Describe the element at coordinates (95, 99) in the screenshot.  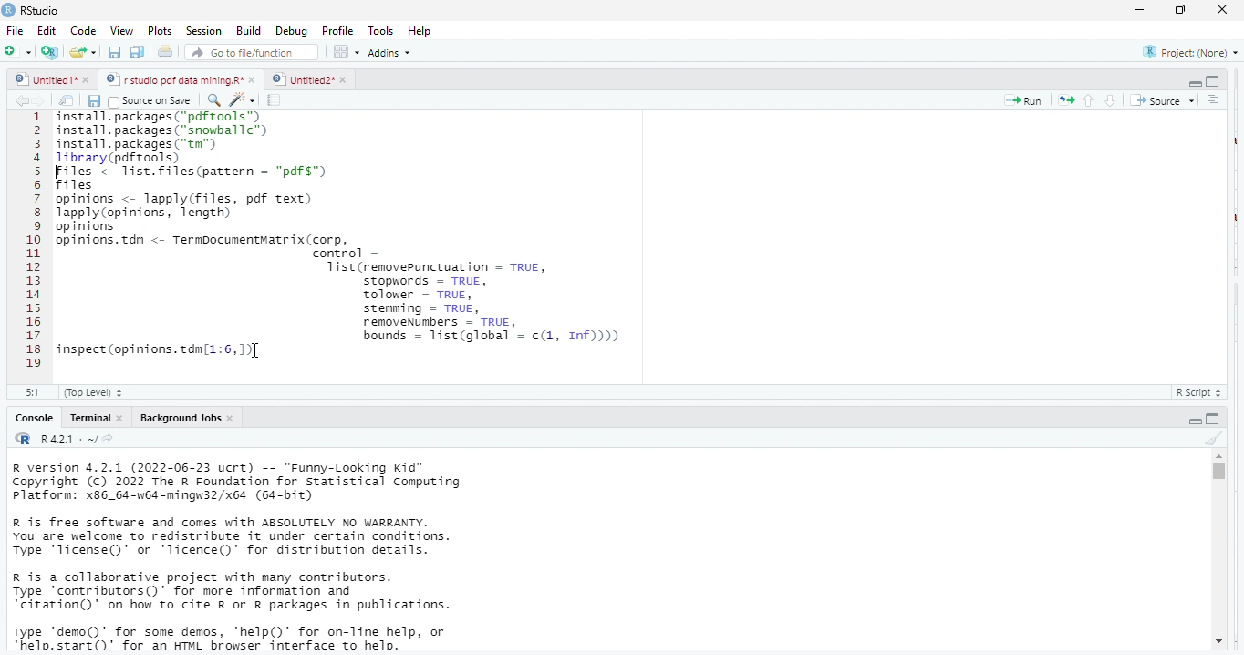
I see `save current` at that location.